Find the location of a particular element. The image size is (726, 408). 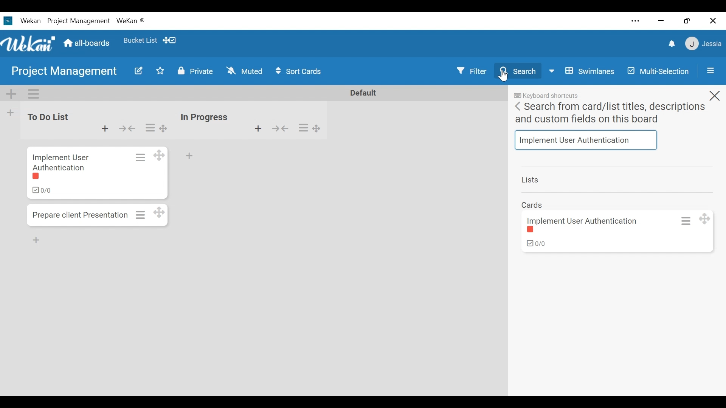

member menu is located at coordinates (703, 44).